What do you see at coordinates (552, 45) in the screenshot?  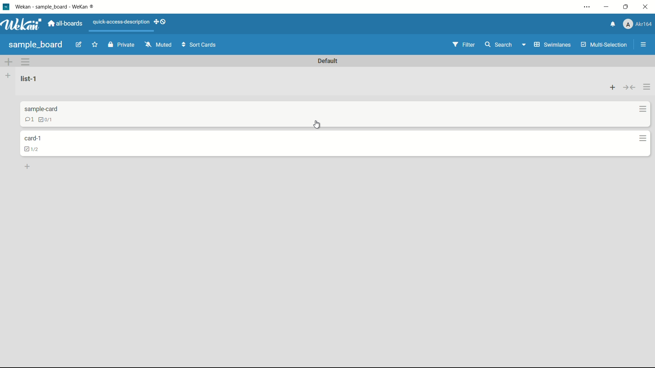 I see `swimlanes` at bounding box center [552, 45].